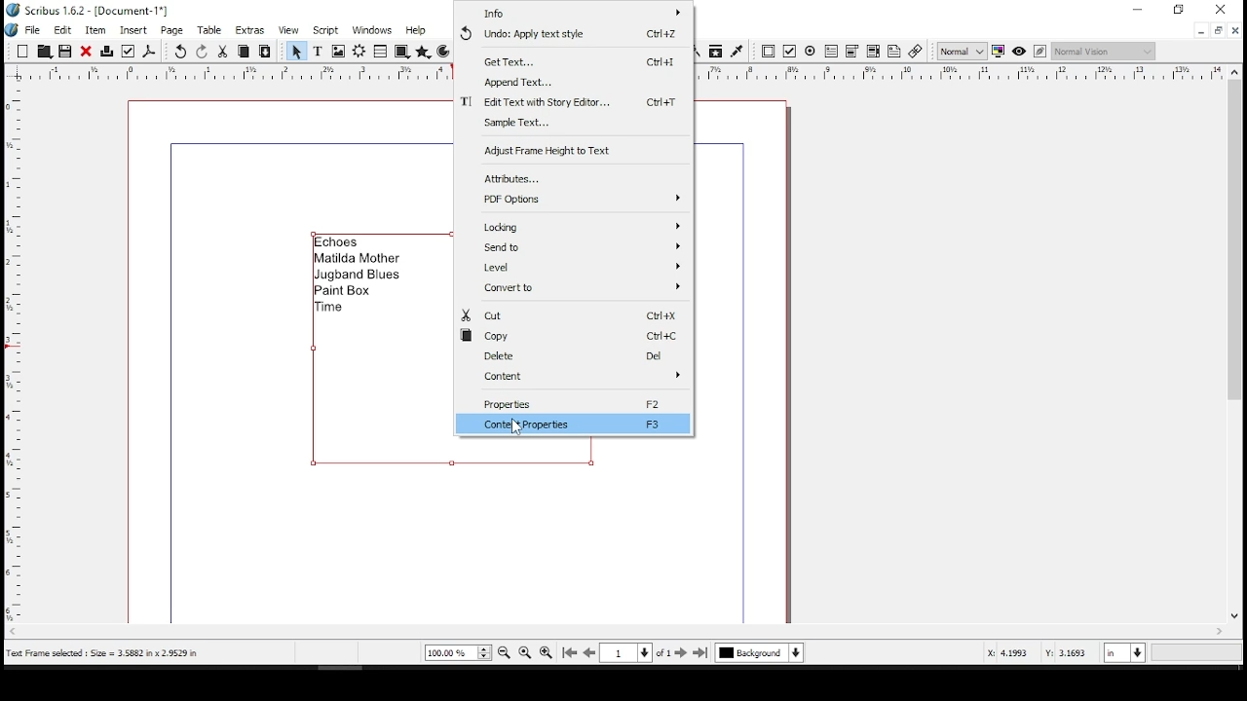 The image size is (1247, 701). What do you see at coordinates (318, 52) in the screenshot?
I see `text frame` at bounding box center [318, 52].